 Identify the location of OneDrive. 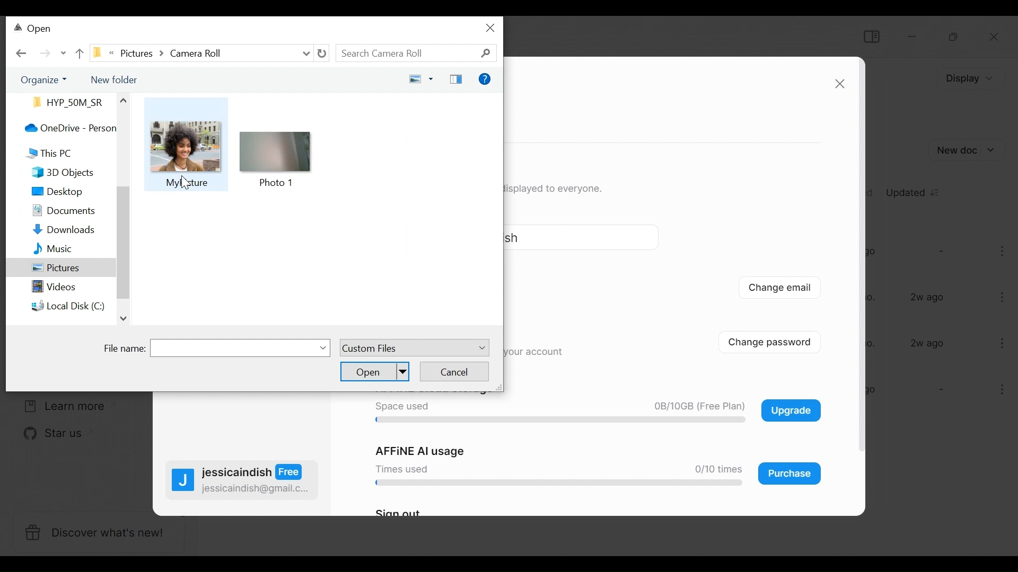
(61, 128).